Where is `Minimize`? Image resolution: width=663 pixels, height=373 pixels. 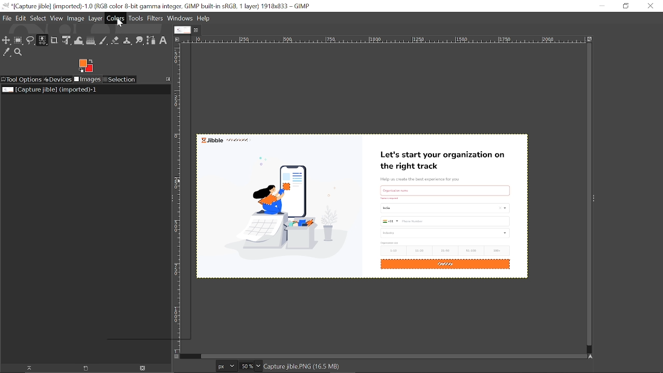
Minimize is located at coordinates (600, 5).